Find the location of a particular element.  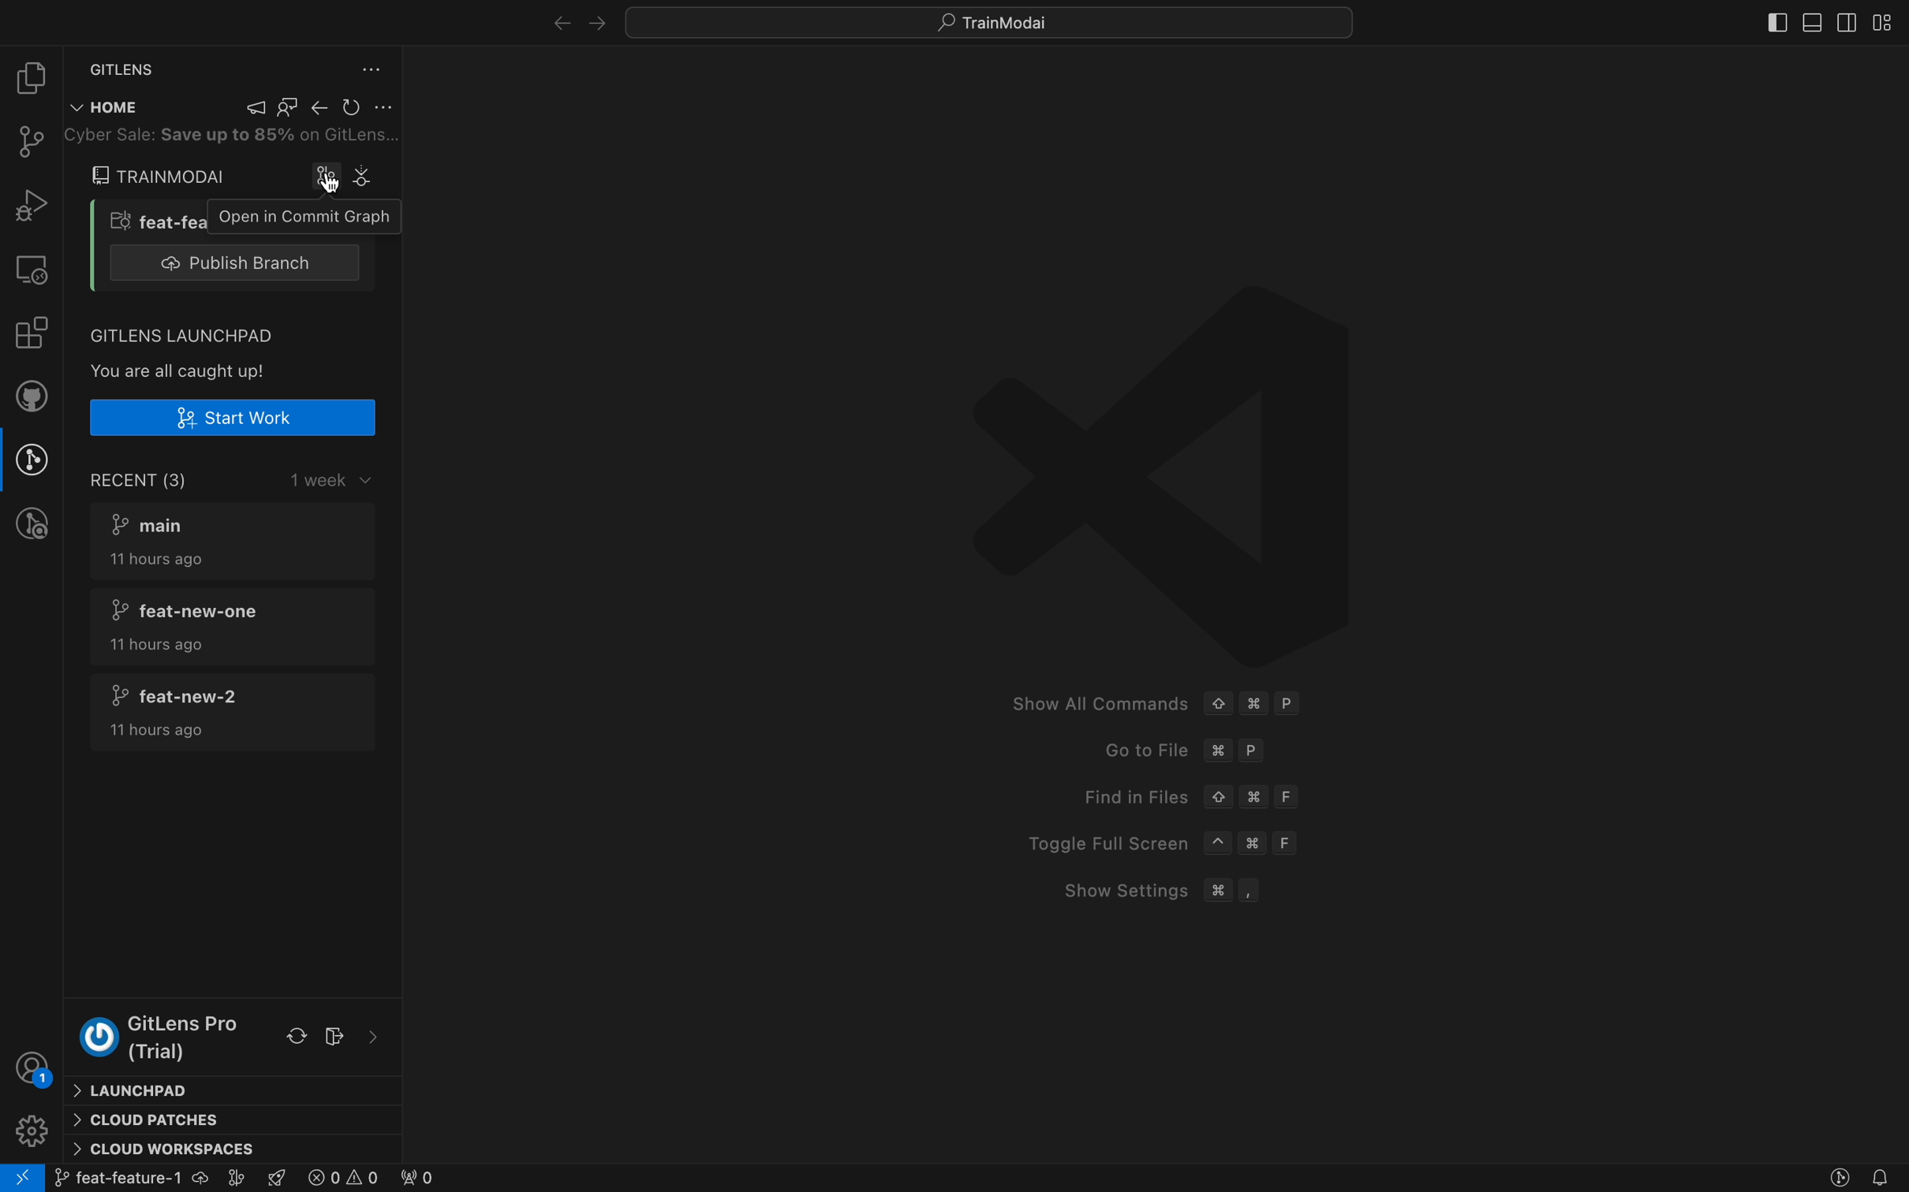

 is located at coordinates (289, 106).